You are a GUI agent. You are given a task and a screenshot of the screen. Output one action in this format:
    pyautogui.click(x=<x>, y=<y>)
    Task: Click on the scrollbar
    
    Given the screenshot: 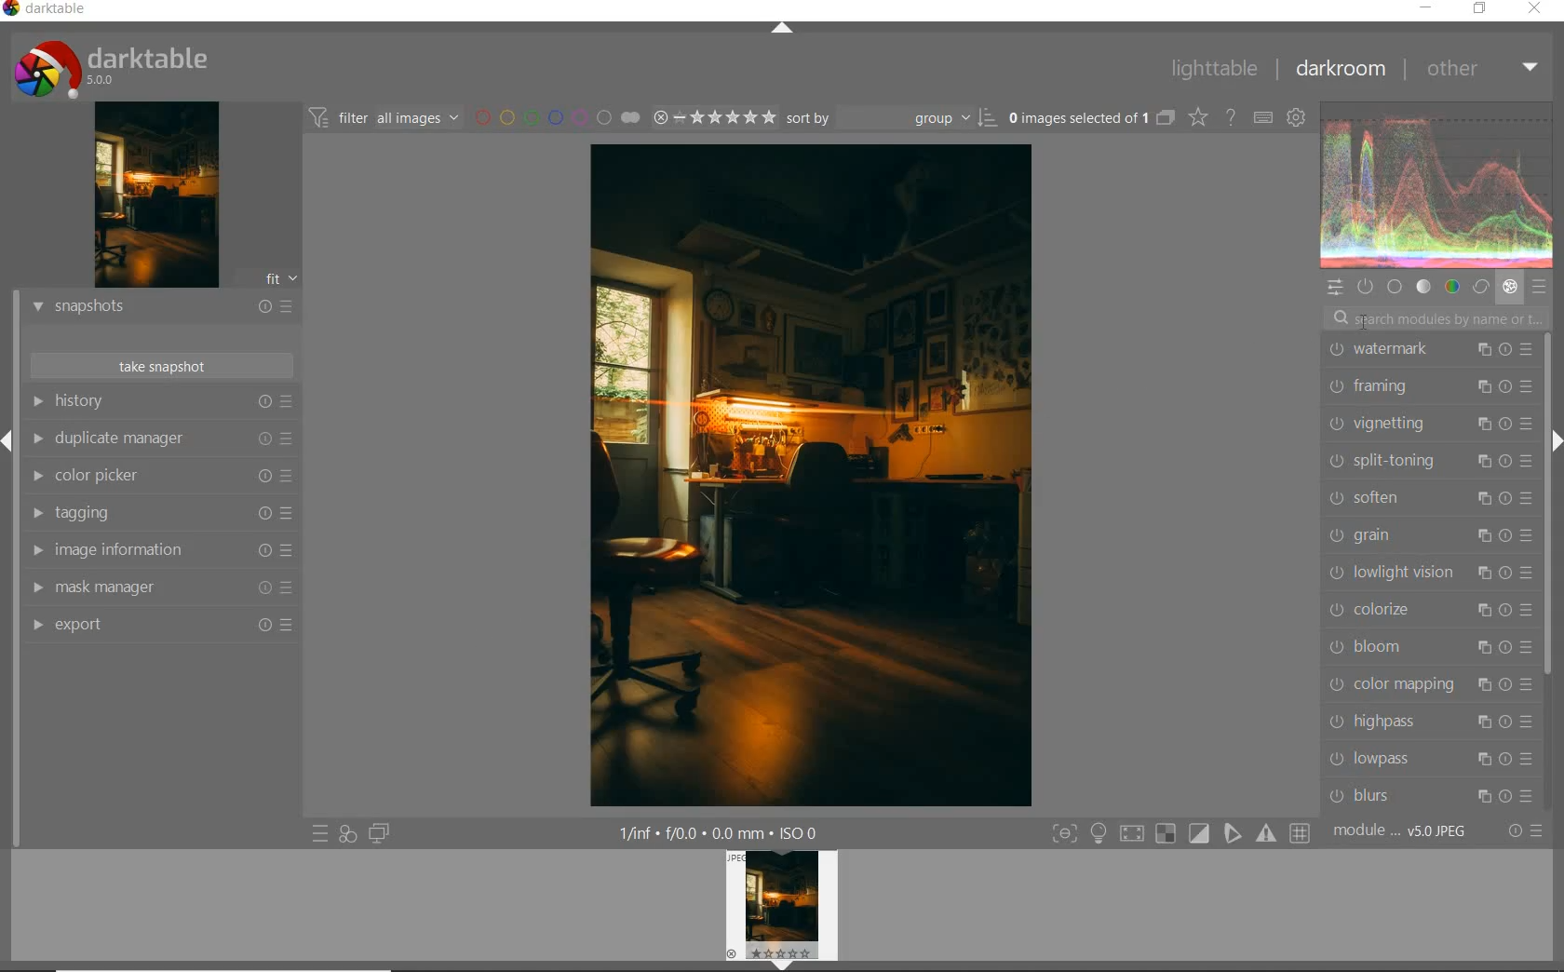 What is the action you would take?
    pyautogui.click(x=1547, y=505)
    